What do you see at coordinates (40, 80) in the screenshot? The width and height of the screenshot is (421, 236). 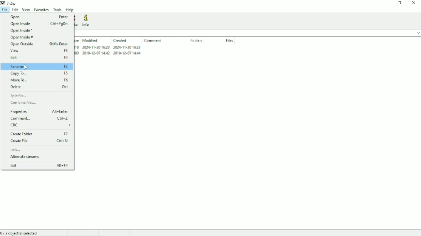 I see `Move To` at bounding box center [40, 80].